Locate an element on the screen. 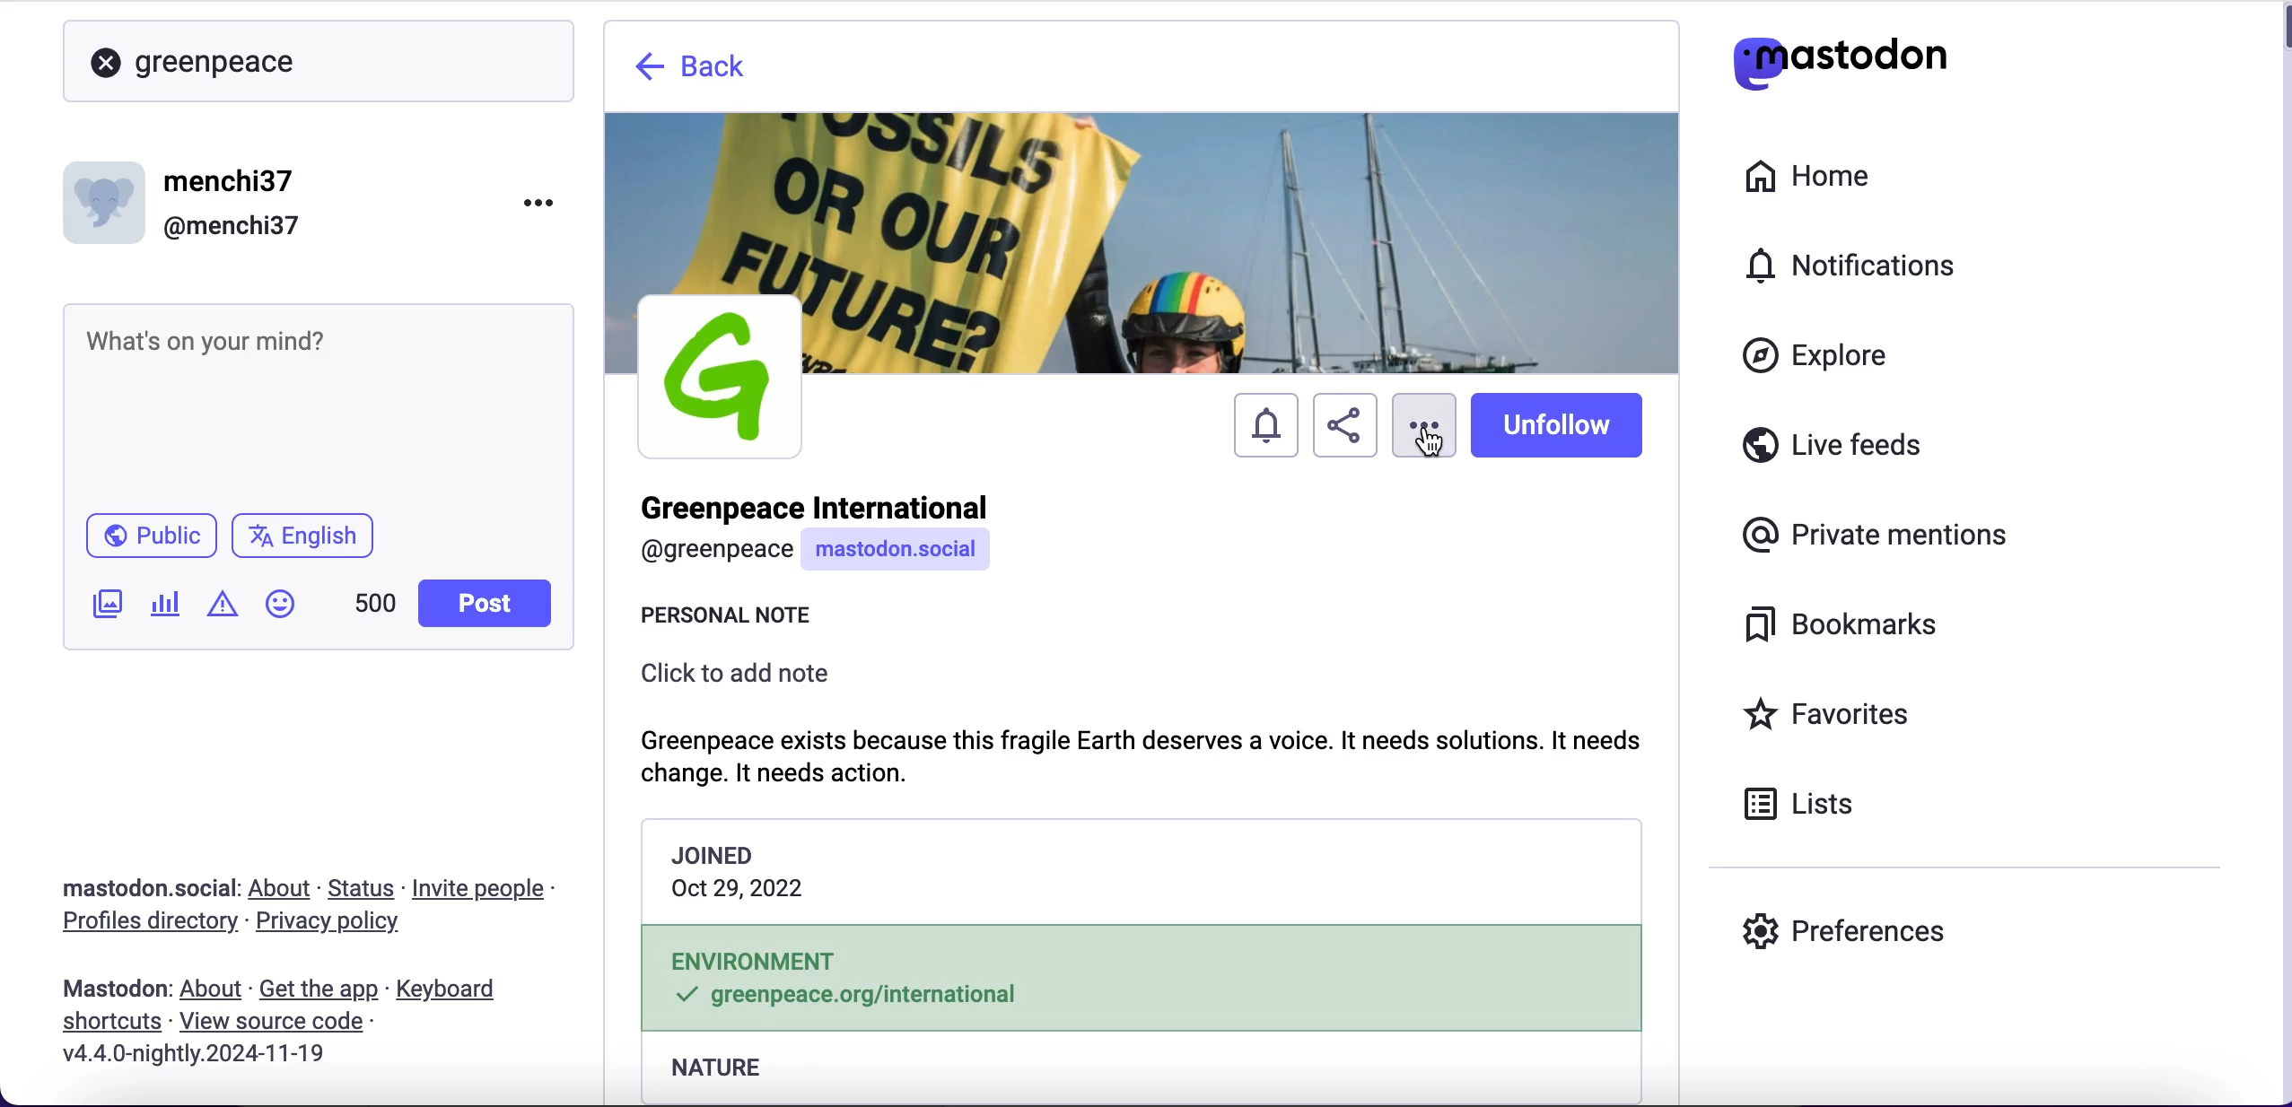  notifications is located at coordinates (1262, 427).